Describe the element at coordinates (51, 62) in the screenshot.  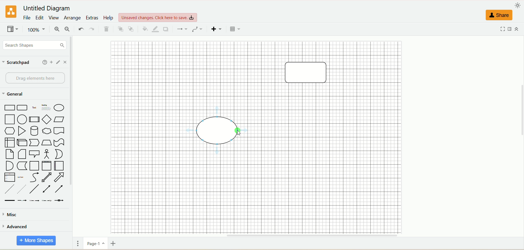
I see `add` at that location.